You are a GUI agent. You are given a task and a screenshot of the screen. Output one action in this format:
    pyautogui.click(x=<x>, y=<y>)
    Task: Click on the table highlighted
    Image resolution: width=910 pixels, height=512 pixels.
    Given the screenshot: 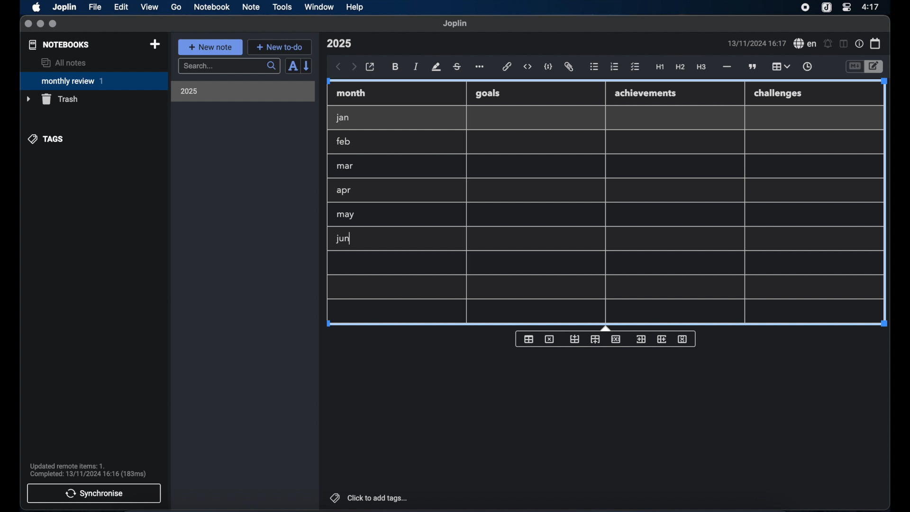 What is the action you would take?
    pyautogui.click(x=780, y=66)
    